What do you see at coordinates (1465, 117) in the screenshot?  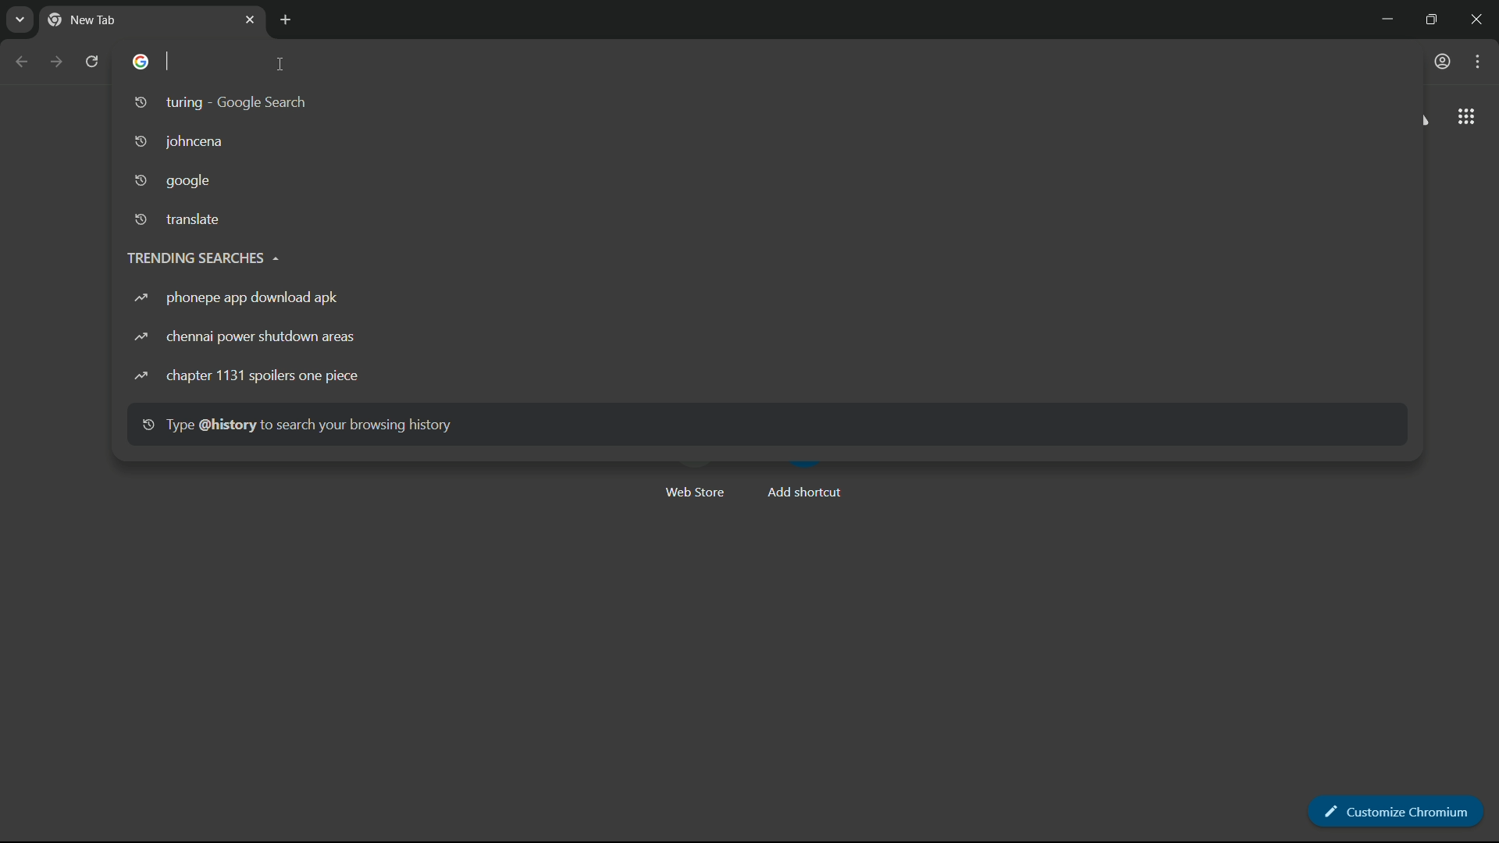 I see `more apps` at bounding box center [1465, 117].